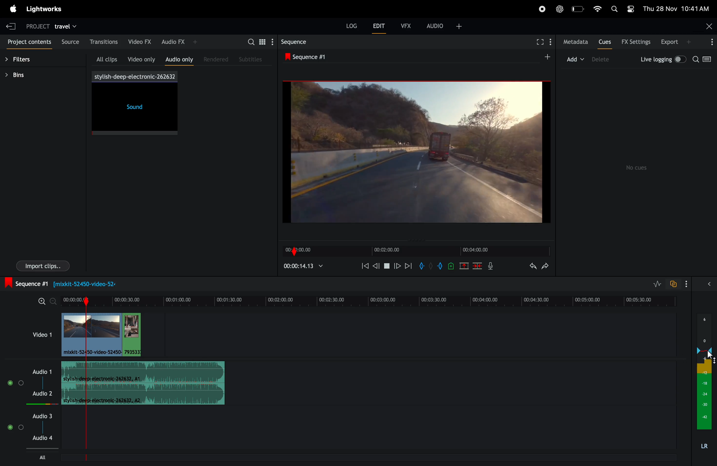 This screenshot has height=466, width=717. I want to click on move forward, so click(409, 265).